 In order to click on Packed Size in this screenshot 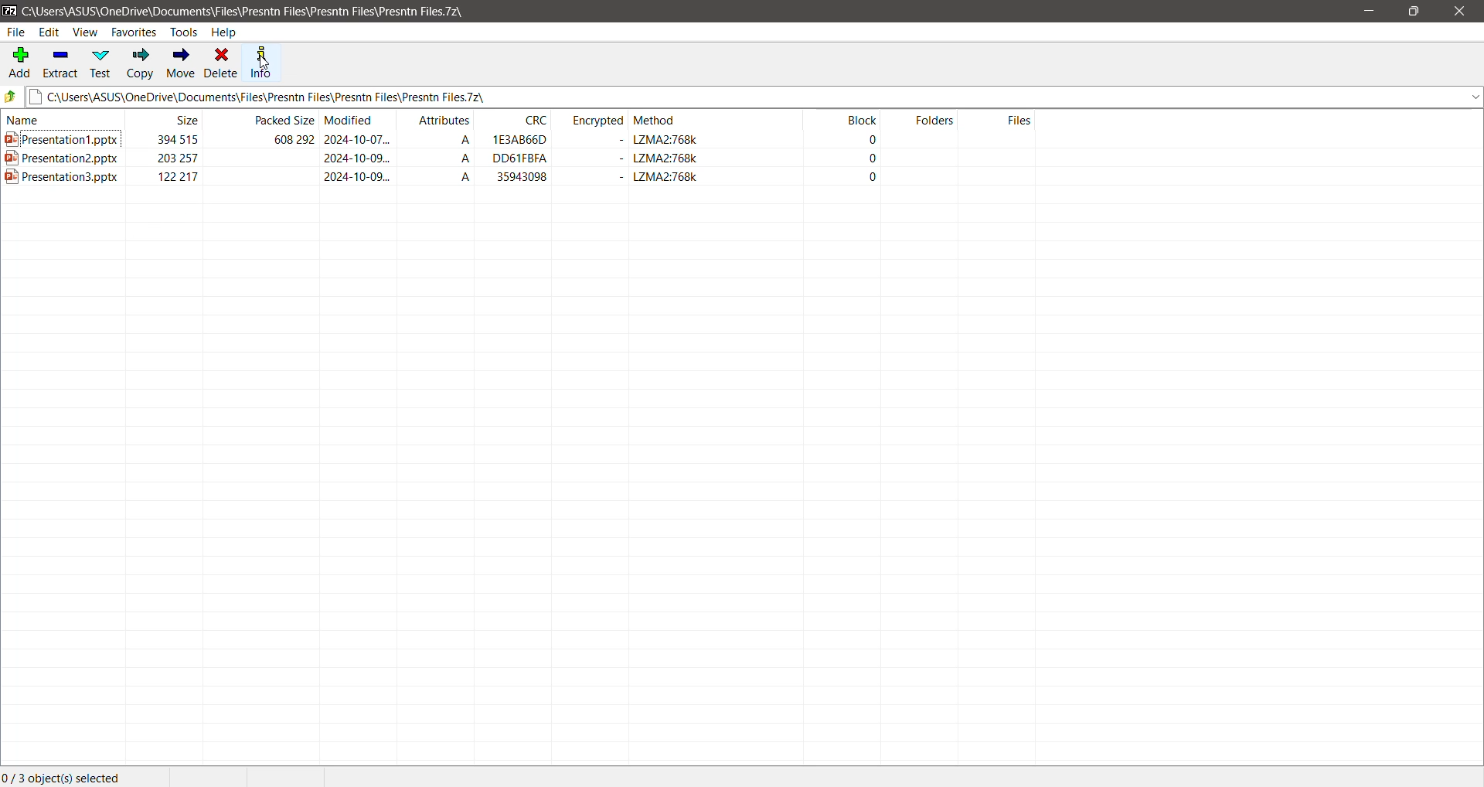, I will do `click(284, 121)`.